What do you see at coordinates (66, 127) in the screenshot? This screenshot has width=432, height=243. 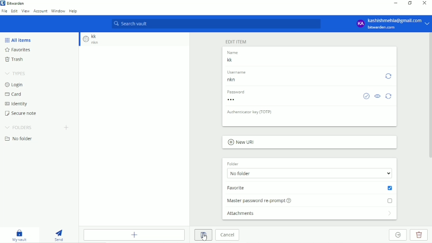 I see `Add folder` at bounding box center [66, 127].